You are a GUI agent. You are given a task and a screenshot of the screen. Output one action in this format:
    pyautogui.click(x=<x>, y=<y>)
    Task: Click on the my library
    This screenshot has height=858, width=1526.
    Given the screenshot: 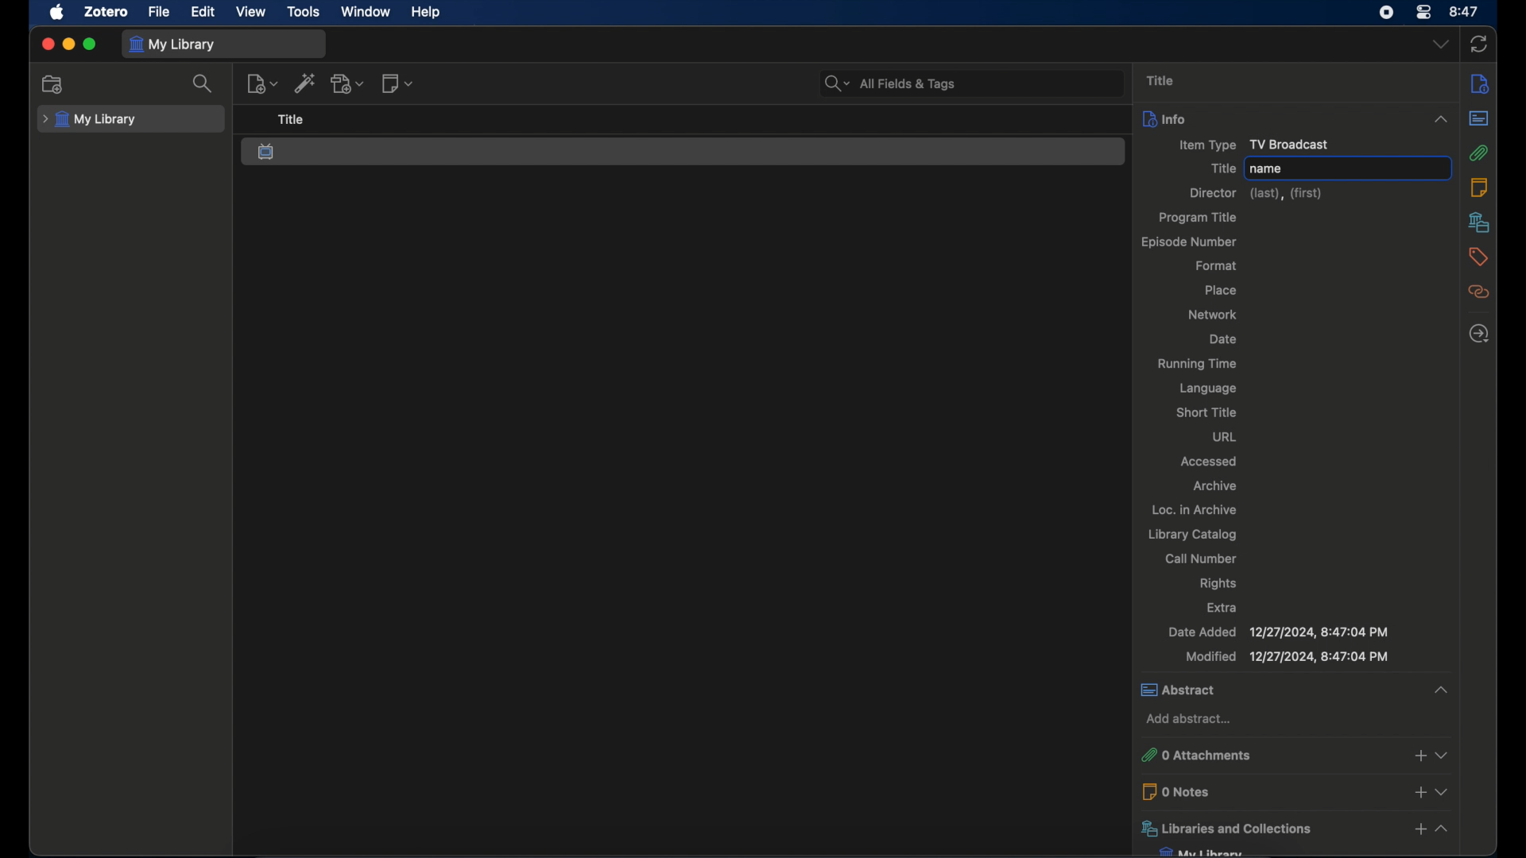 What is the action you would take?
    pyautogui.click(x=172, y=45)
    